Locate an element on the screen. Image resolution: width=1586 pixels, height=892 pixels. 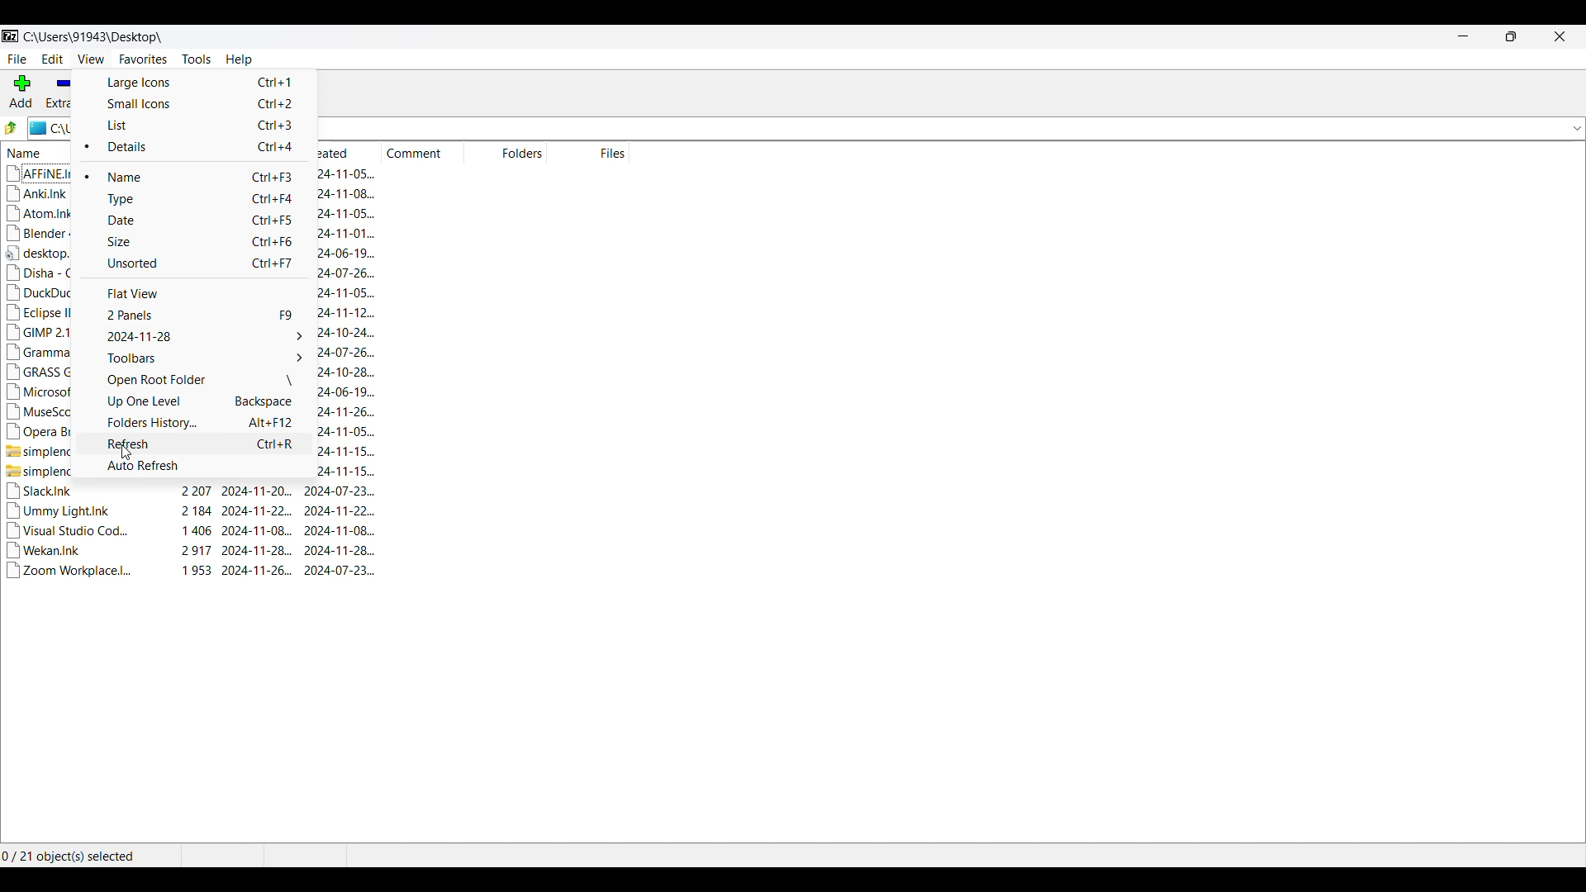
Name is located at coordinates (203, 178).